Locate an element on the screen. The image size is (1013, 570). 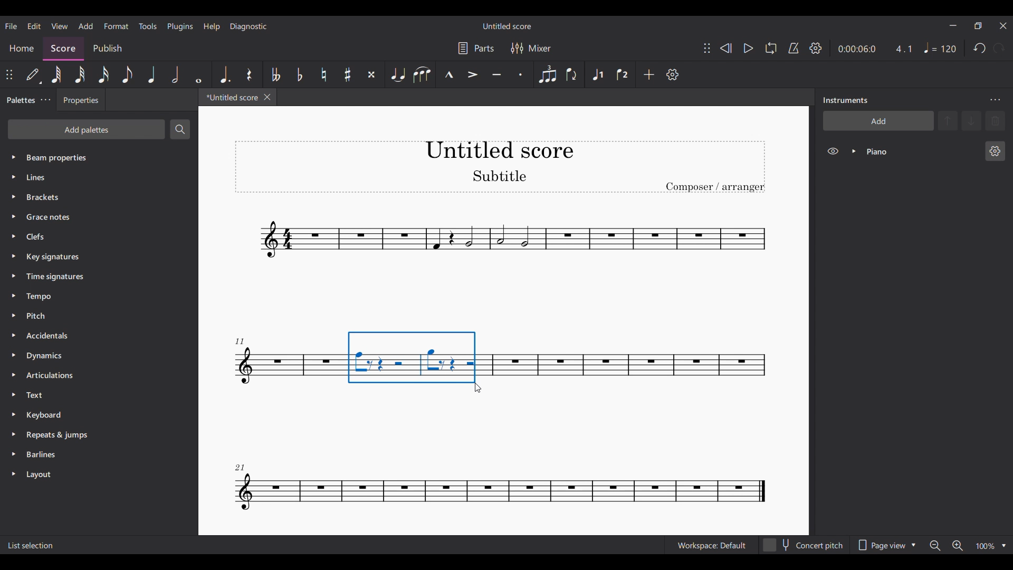
Keyboard is located at coordinates (91, 414).